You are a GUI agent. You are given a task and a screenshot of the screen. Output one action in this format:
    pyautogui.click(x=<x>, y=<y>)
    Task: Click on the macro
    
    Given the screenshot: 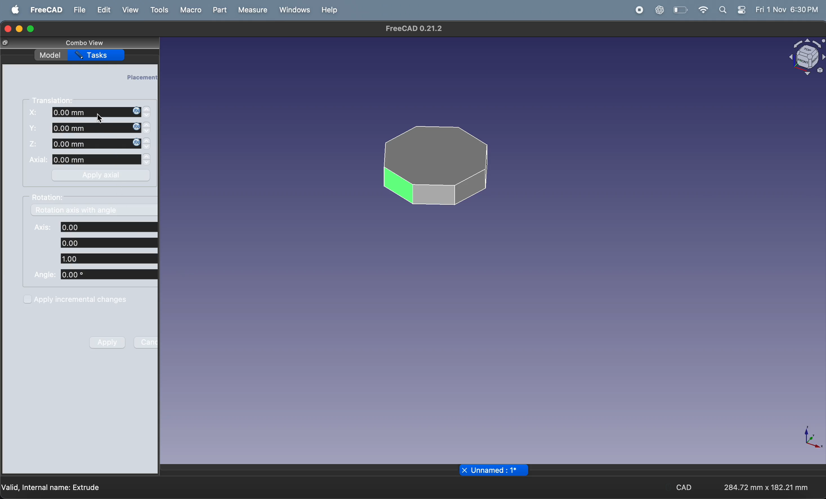 What is the action you would take?
    pyautogui.click(x=189, y=10)
    